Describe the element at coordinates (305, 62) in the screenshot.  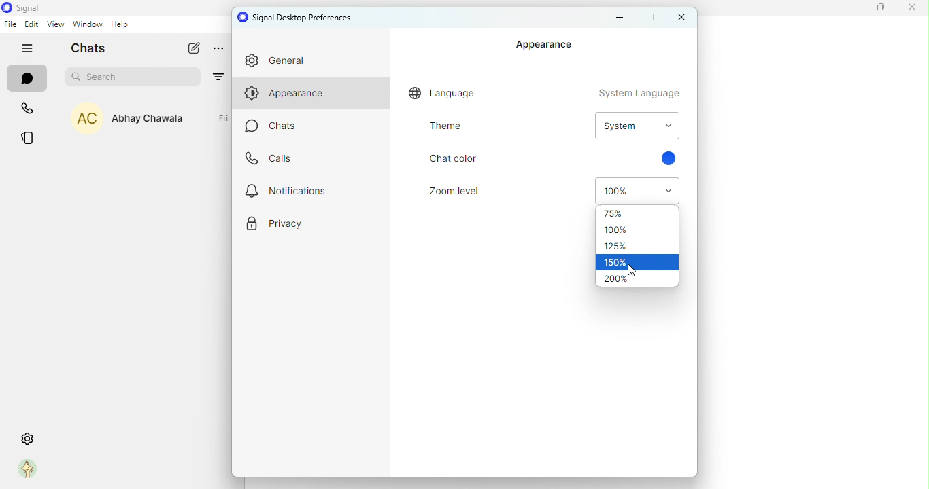
I see `general` at that location.